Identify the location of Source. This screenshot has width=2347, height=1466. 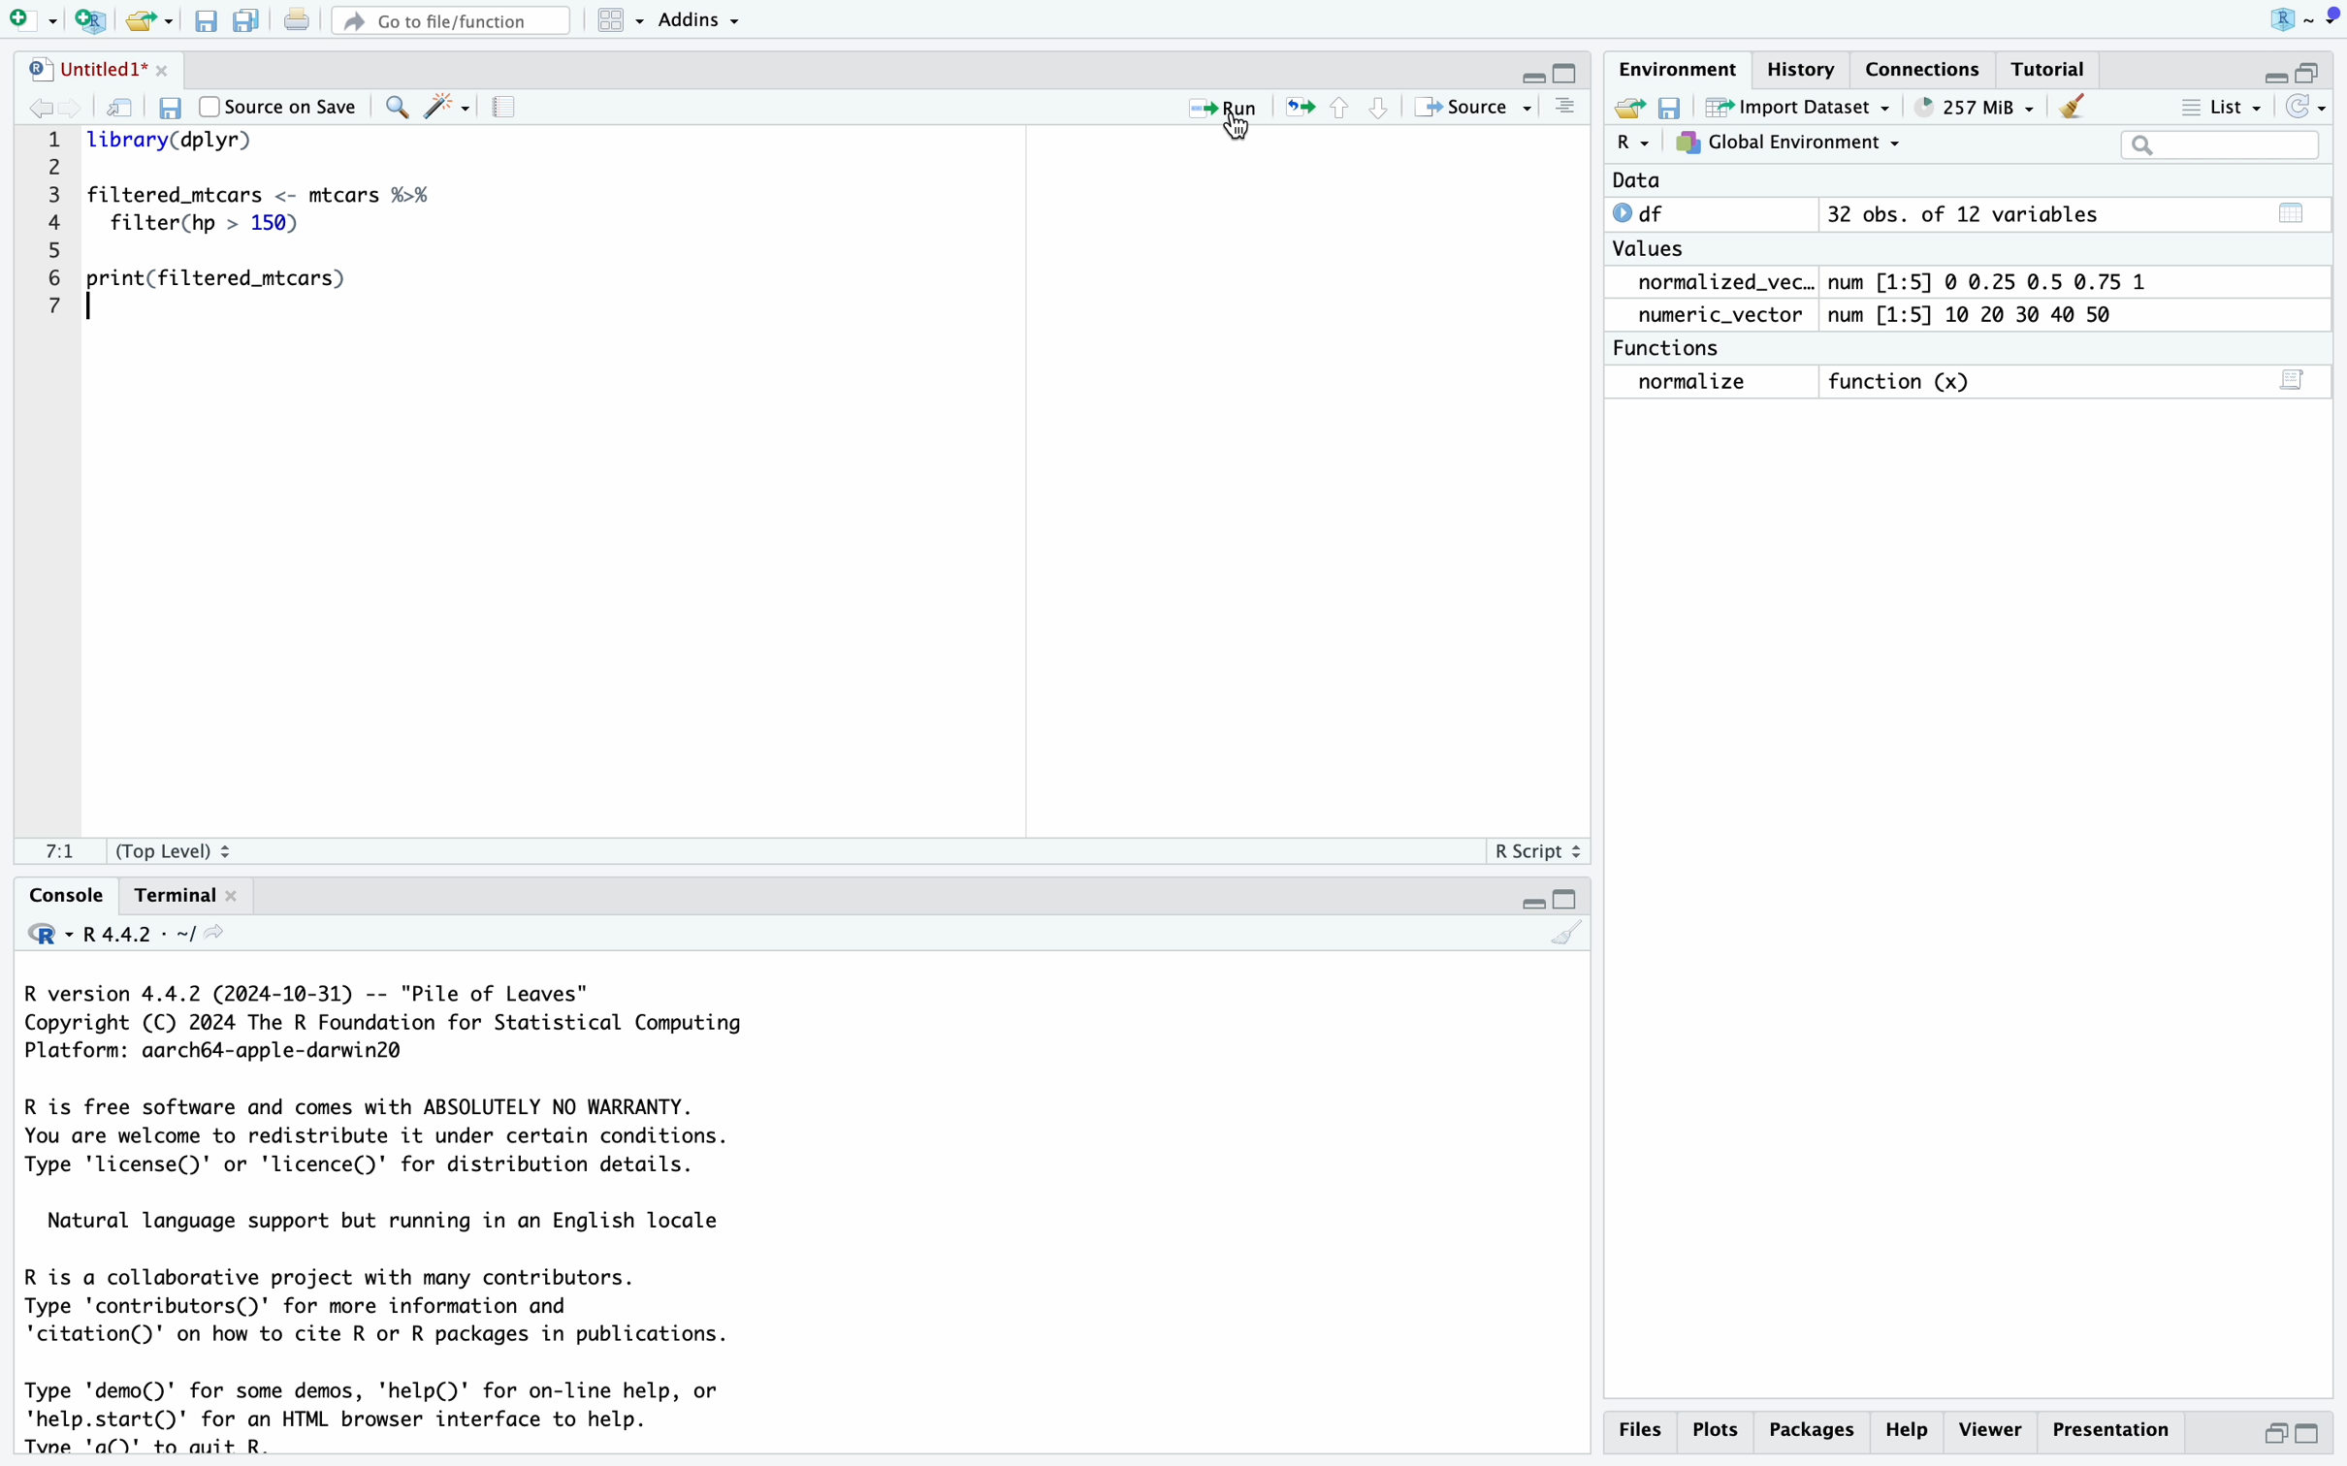
(1466, 110).